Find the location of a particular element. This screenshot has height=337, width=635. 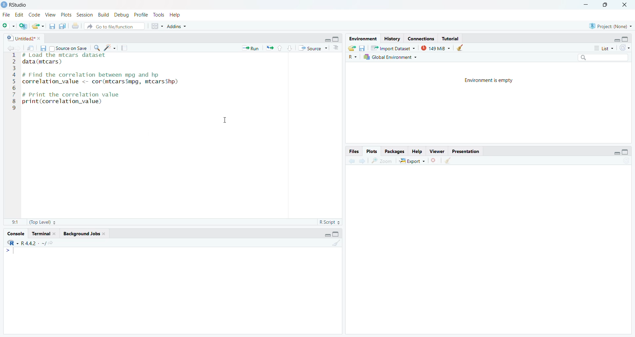

Print the current file is located at coordinates (75, 26).